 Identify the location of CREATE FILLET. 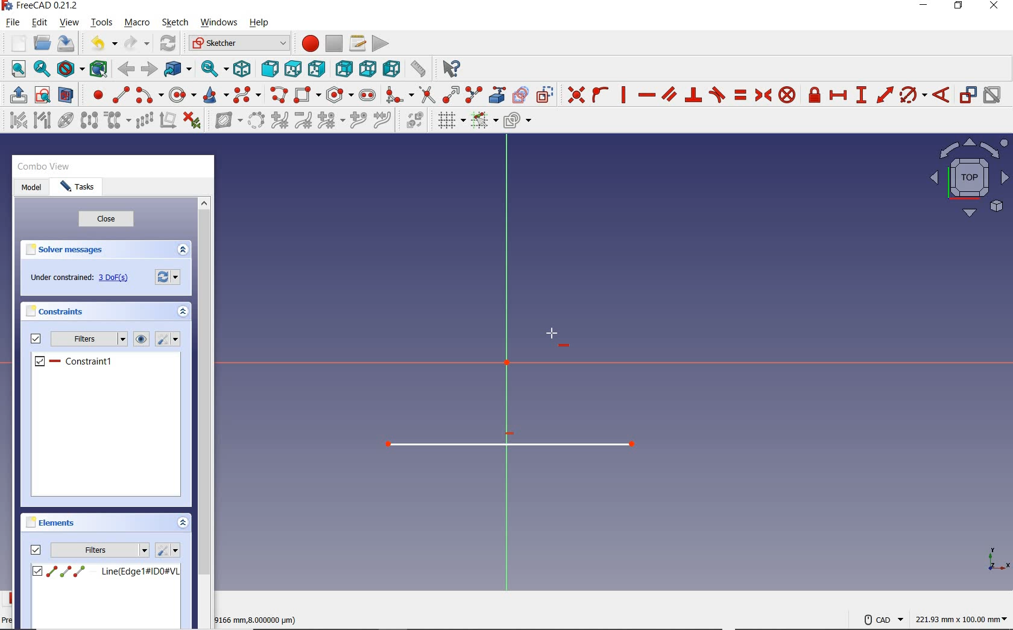
(399, 94).